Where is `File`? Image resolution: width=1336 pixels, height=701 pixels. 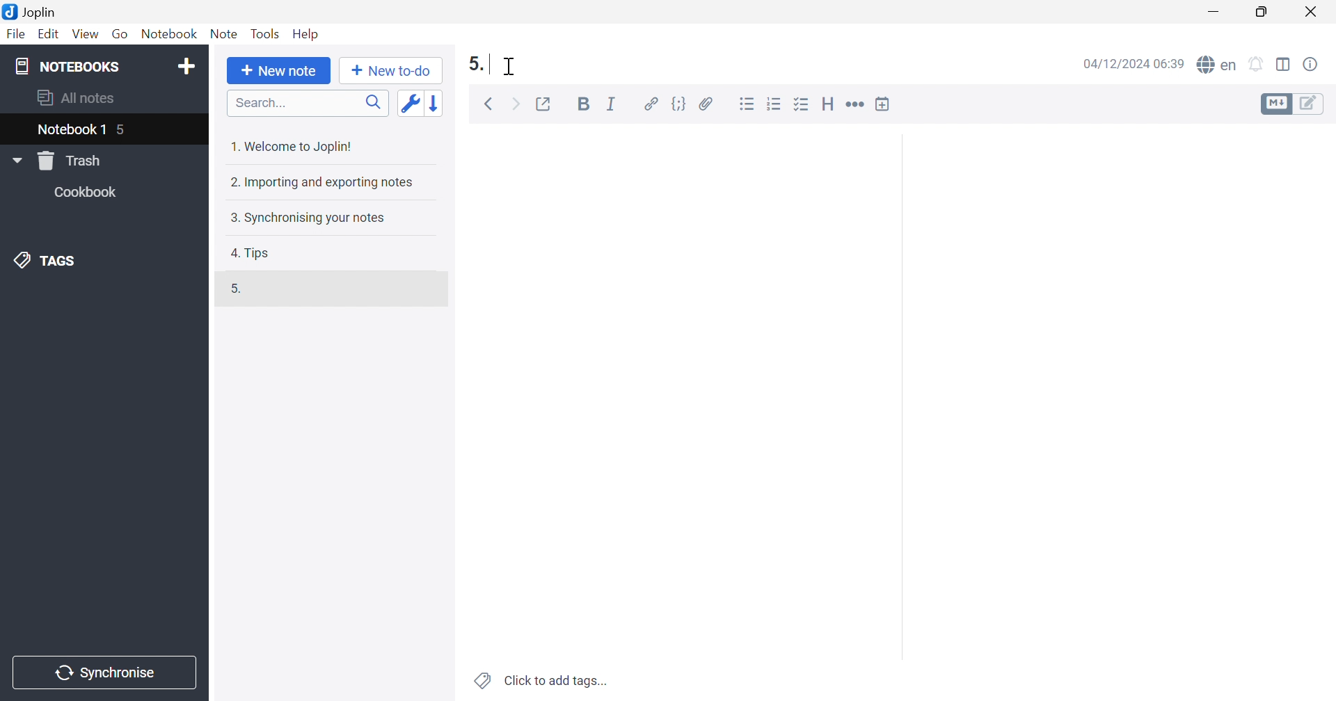 File is located at coordinates (17, 34).